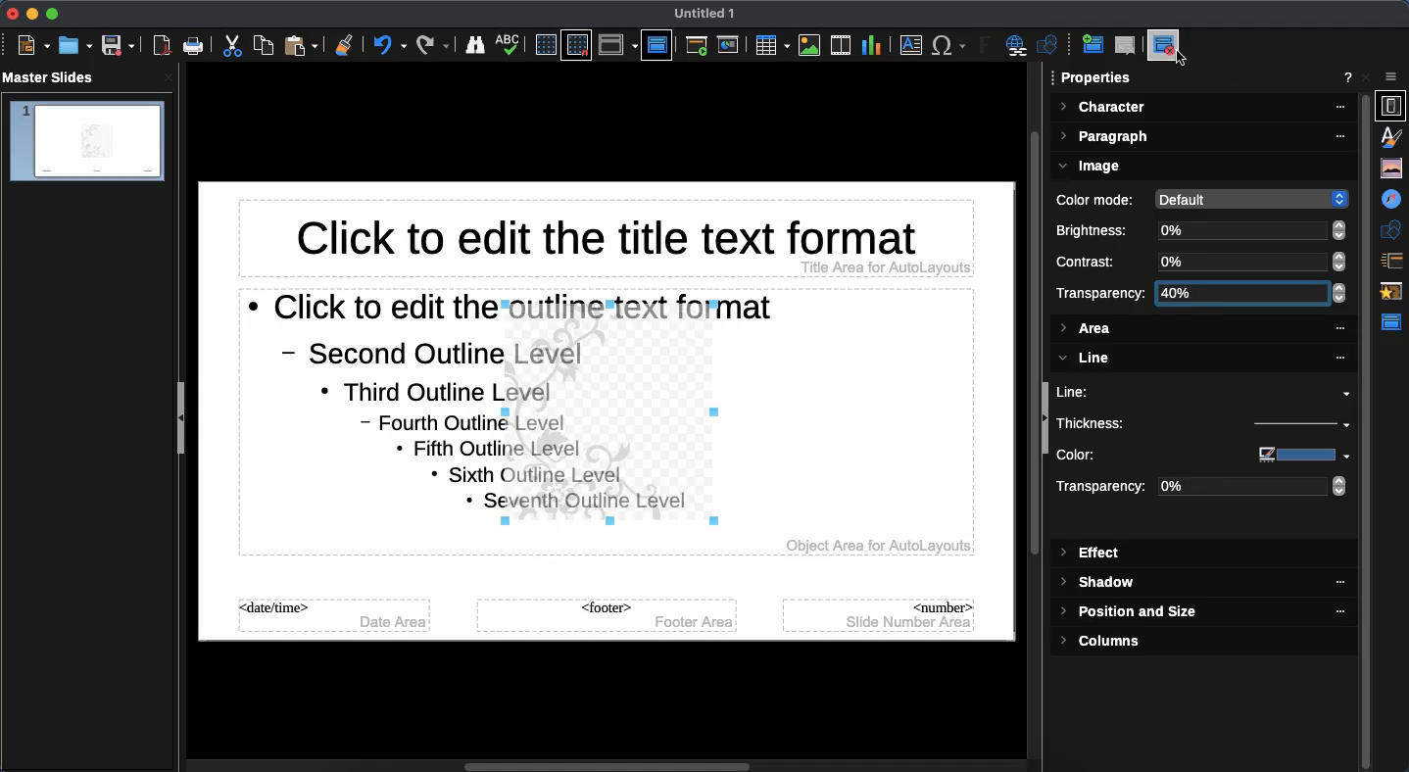 This screenshot has height=772, width=1409. Describe the element at coordinates (605, 616) in the screenshot. I see `Master slide footer` at that location.